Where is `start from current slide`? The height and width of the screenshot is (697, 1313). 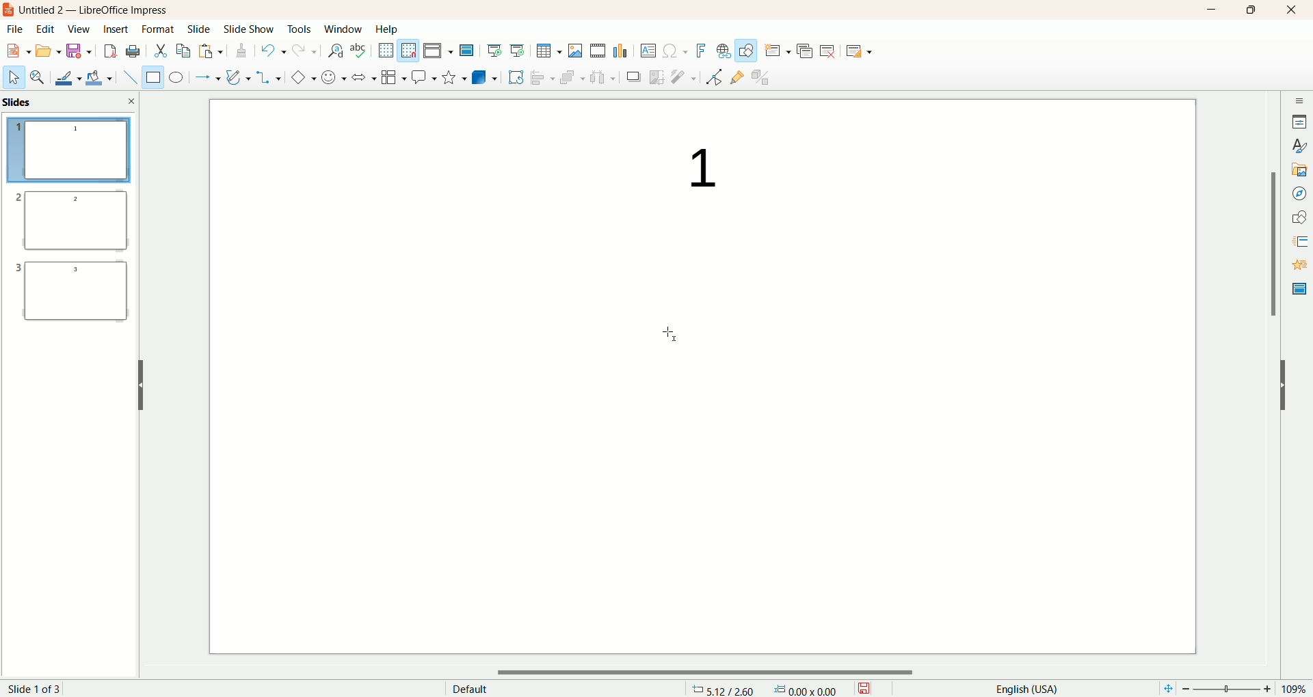 start from current slide is located at coordinates (518, 49).